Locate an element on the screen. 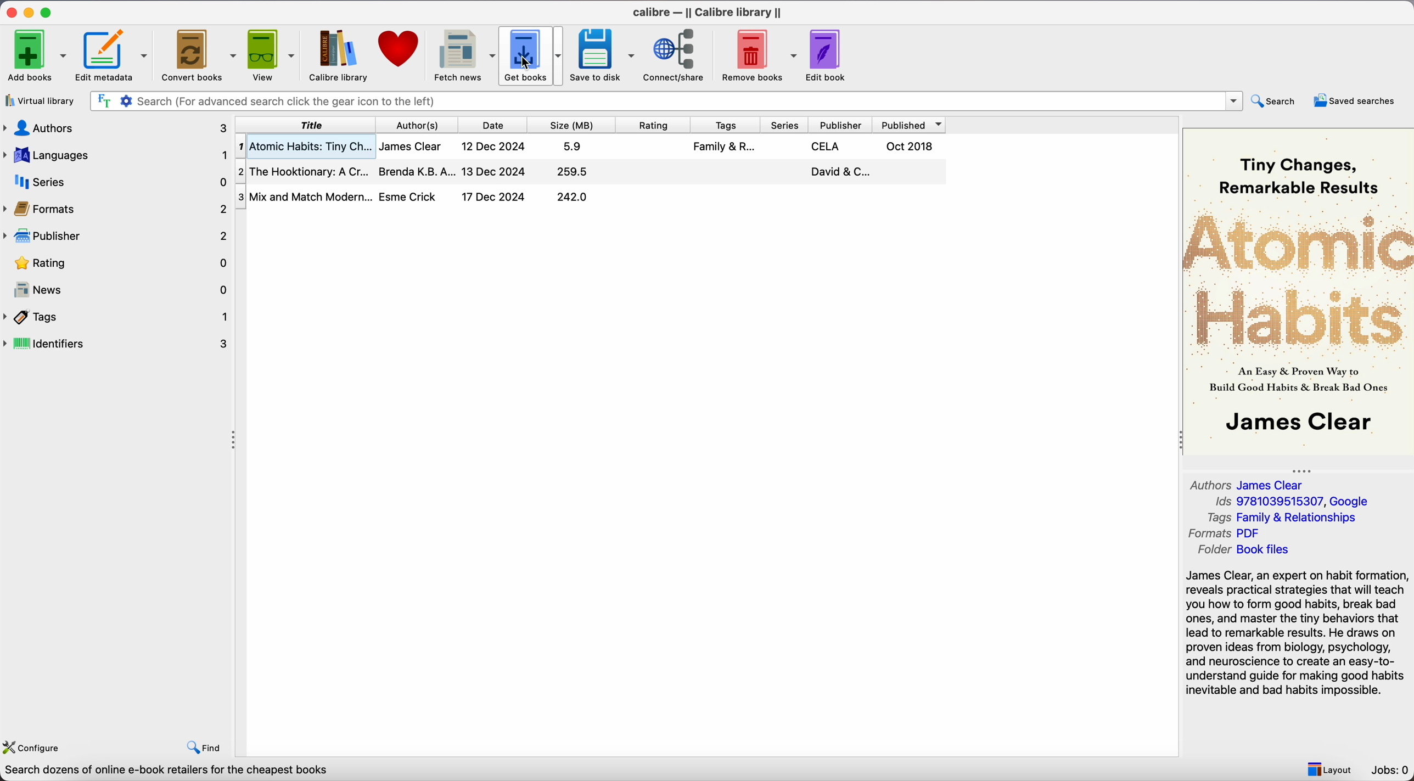 The image size is (1414, 781). Family & R... is located at coordinates (725, 146).